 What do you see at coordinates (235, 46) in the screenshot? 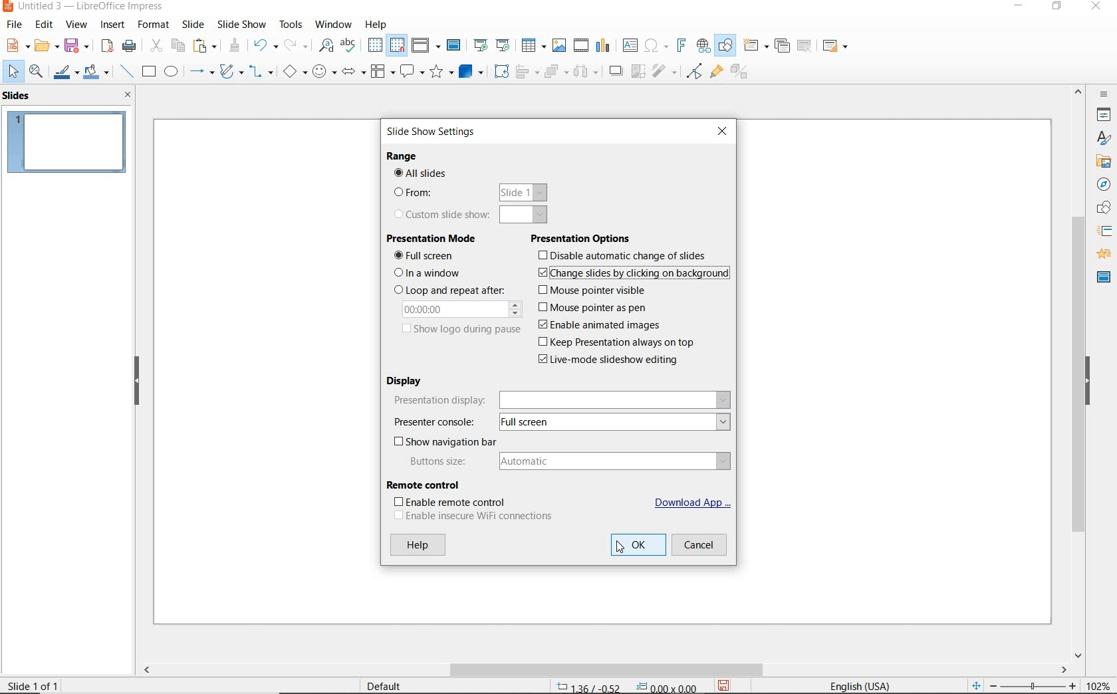
I see `CLONE FORMATTING` at bounding box center [235, 46].